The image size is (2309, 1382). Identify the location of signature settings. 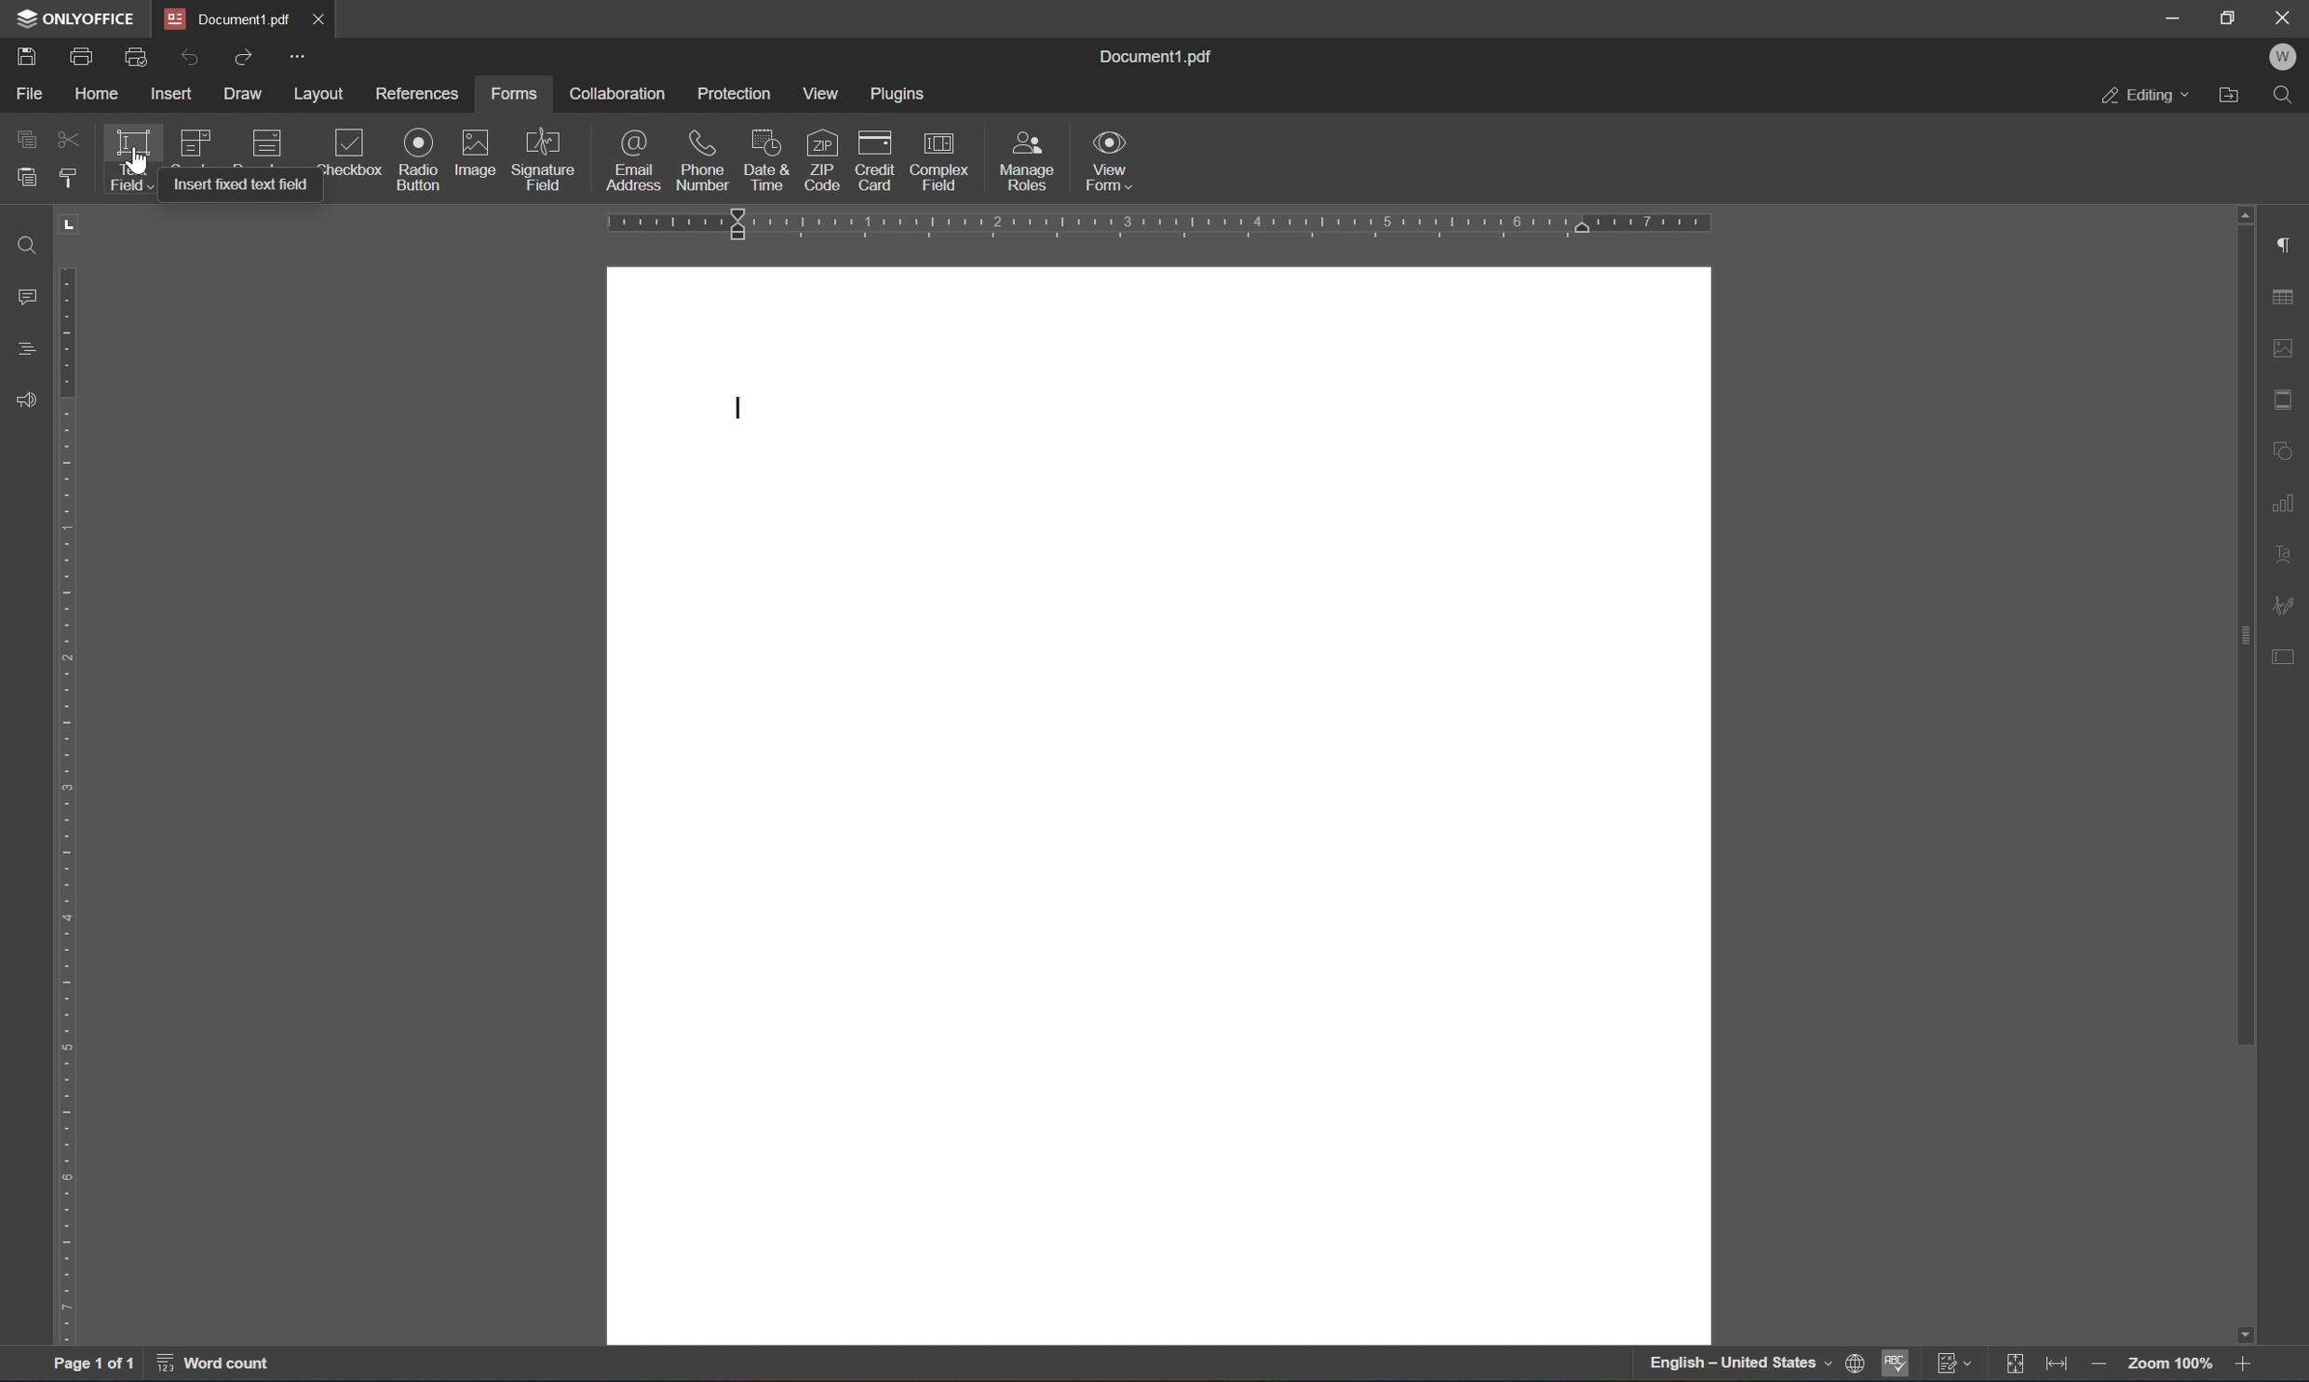
(2286, 608).